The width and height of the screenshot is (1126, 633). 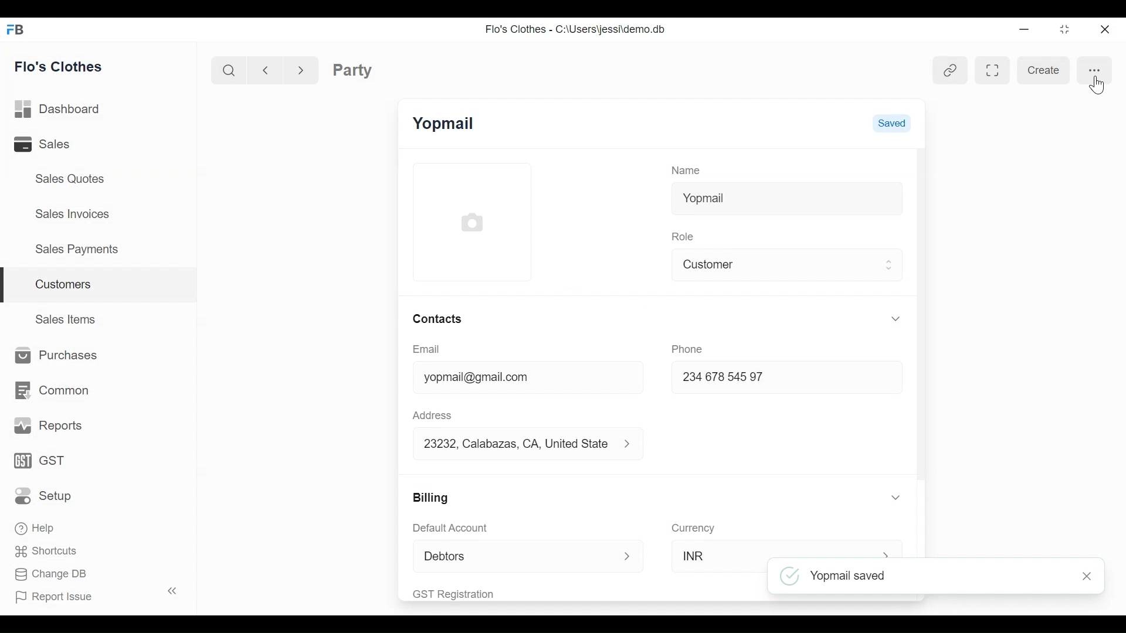 What do you see at coordinates (442, 319) in the screenshot?
I see `Contacts` at bounding box center [442, 319].